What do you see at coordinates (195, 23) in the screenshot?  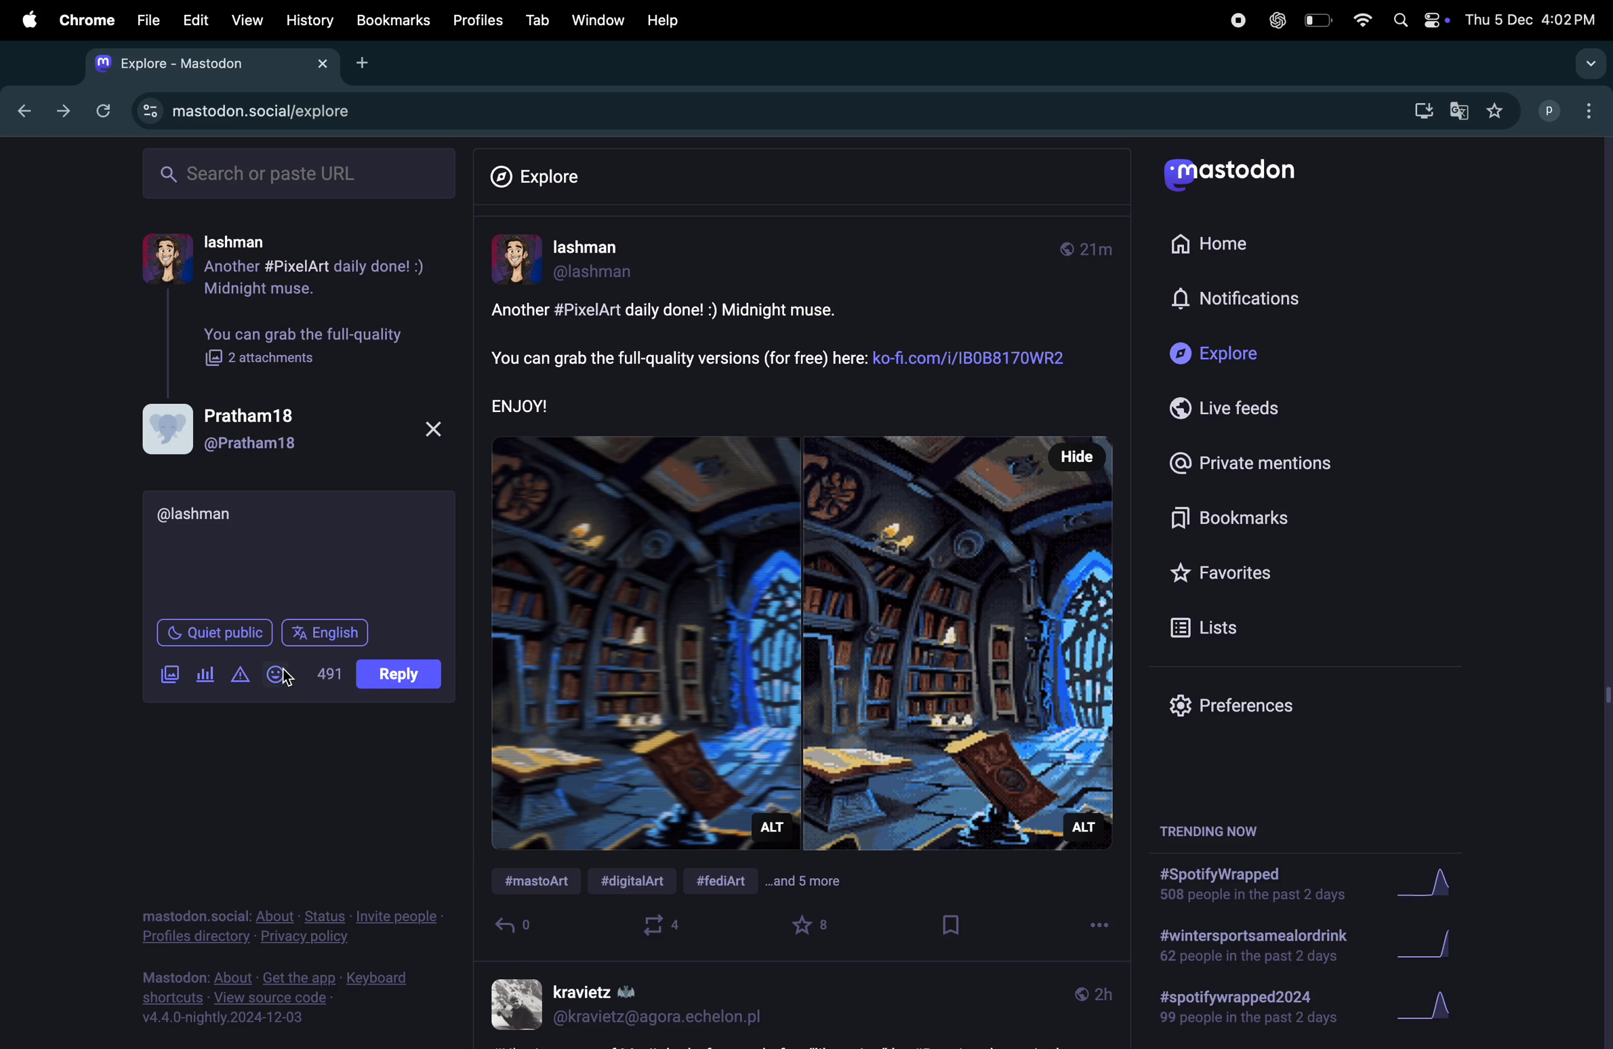 I see `Edit` at bounding box center [195, 23].